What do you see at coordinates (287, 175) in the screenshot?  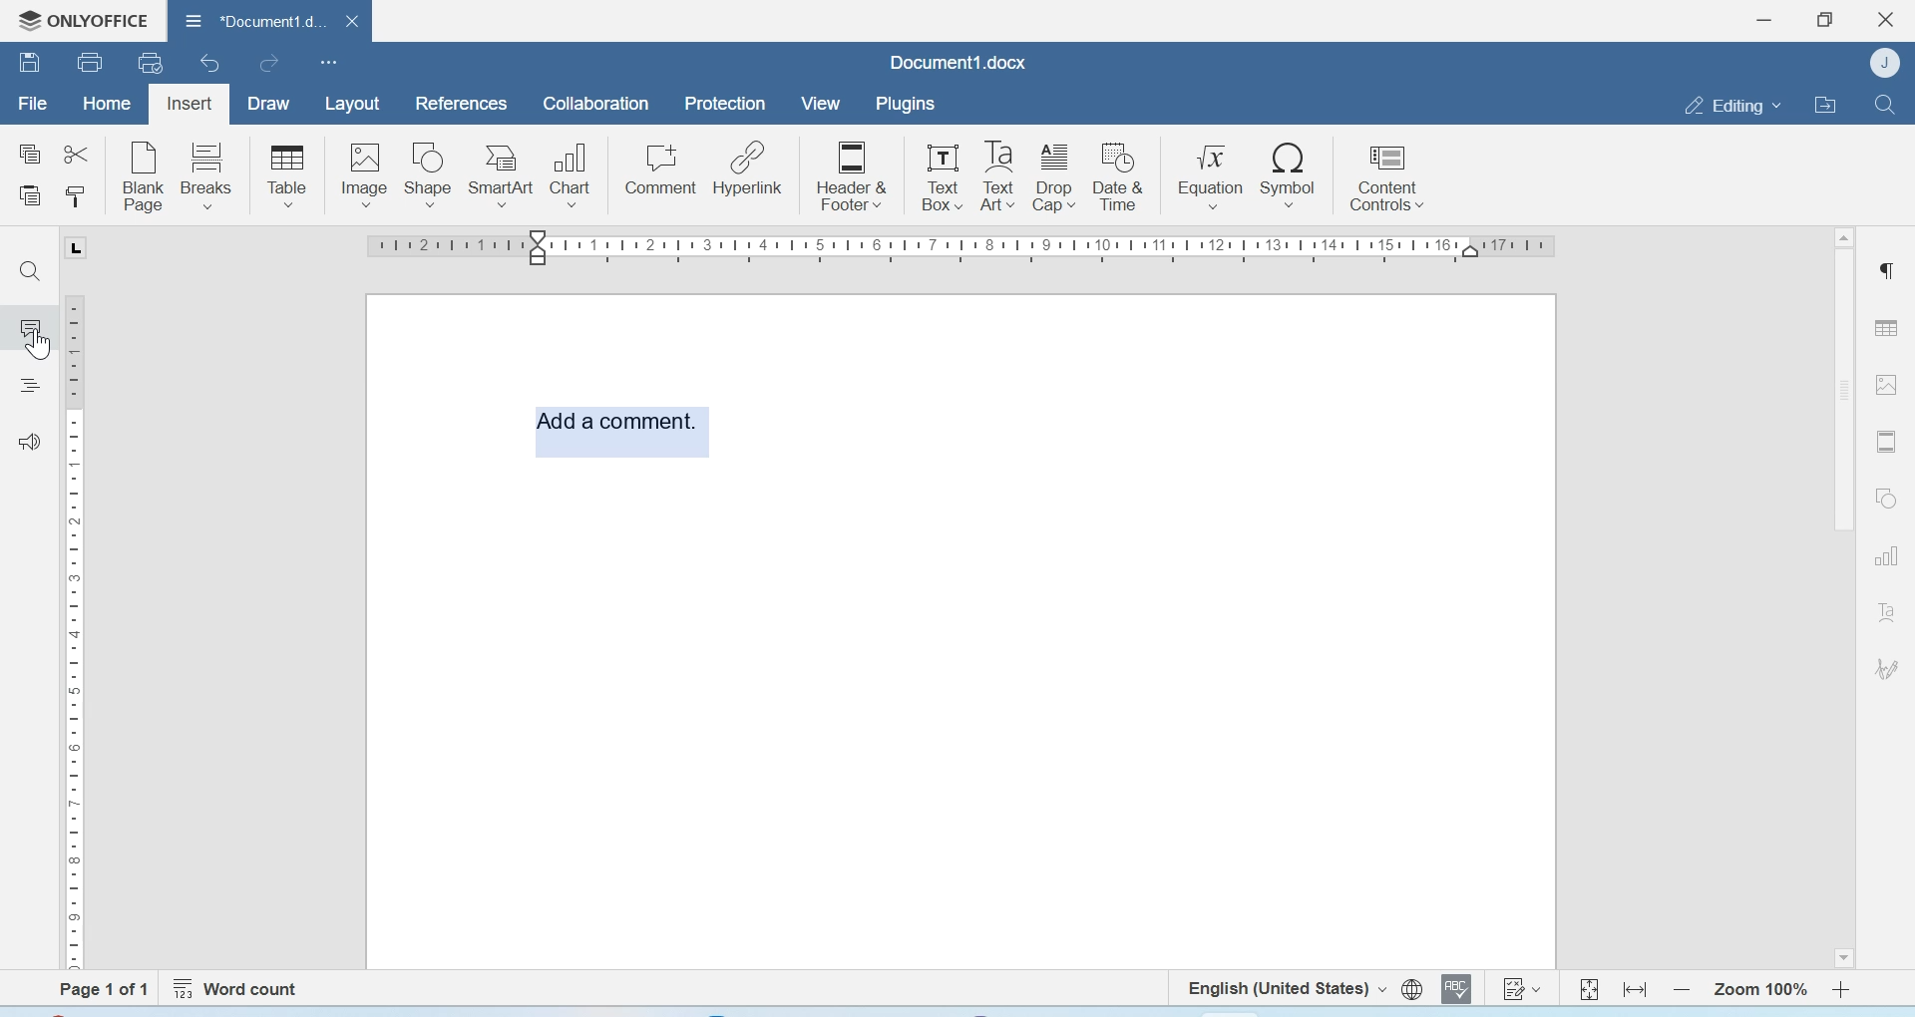 I see `Table` at bounding box center [287, 175].